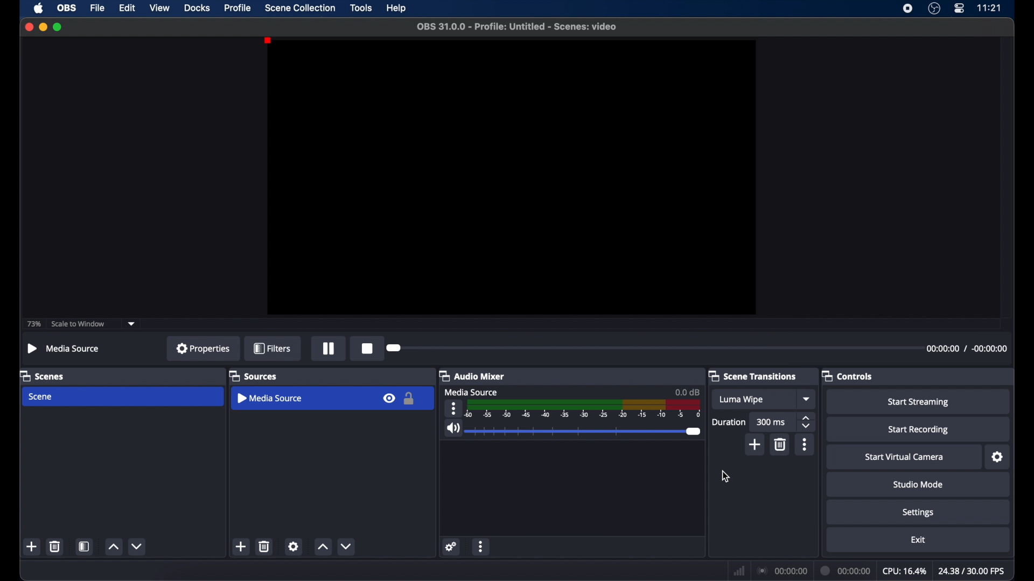  I want to click on connection, so click(783, 571).